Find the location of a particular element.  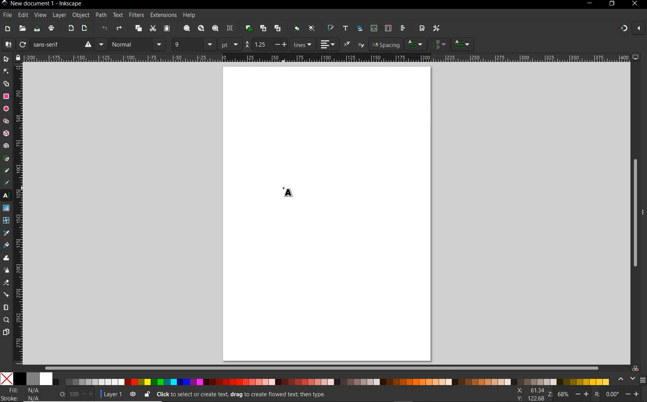

selector tool is located at coordinates (6, 59).